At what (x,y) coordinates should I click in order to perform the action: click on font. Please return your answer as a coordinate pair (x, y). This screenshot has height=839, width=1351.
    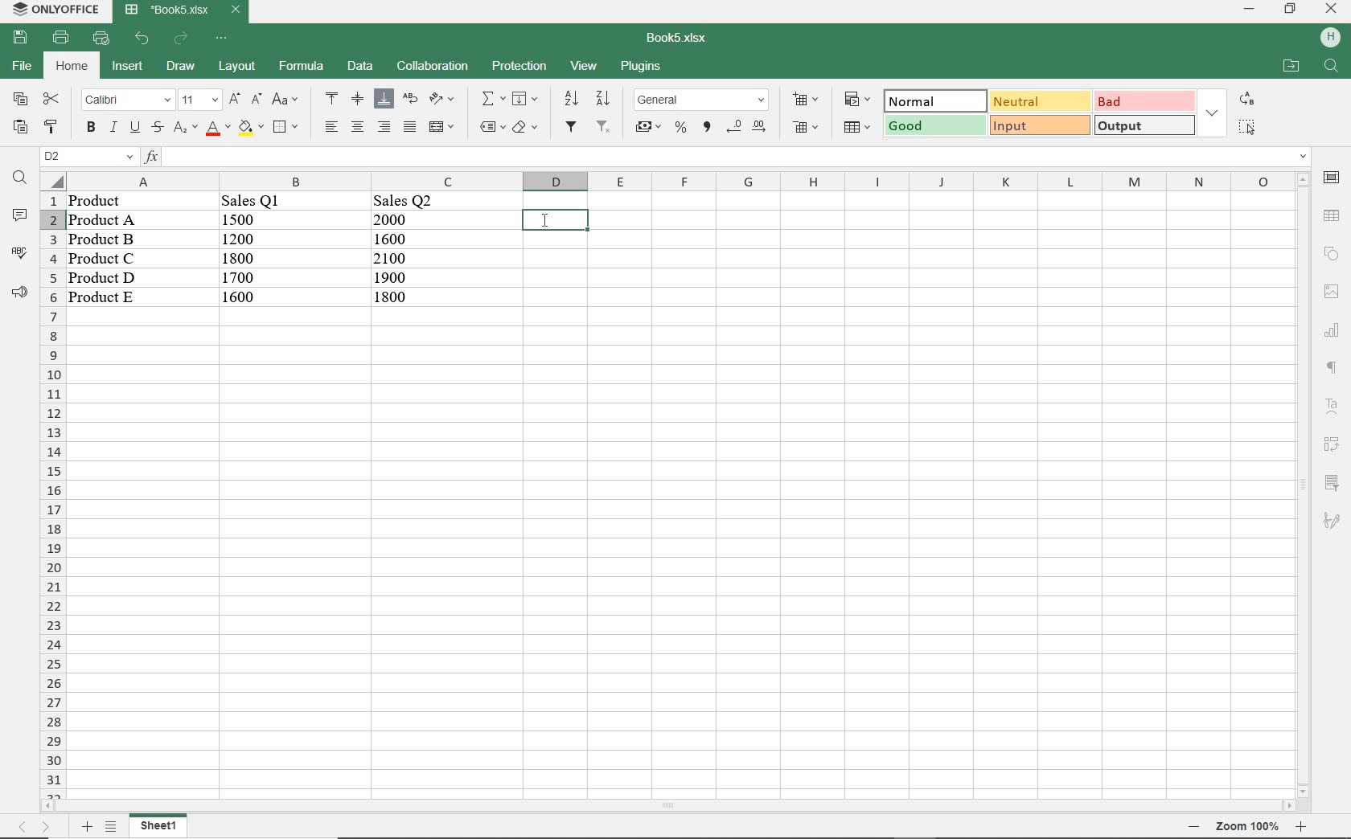
    Looking at the image, I should click on (125, 100).